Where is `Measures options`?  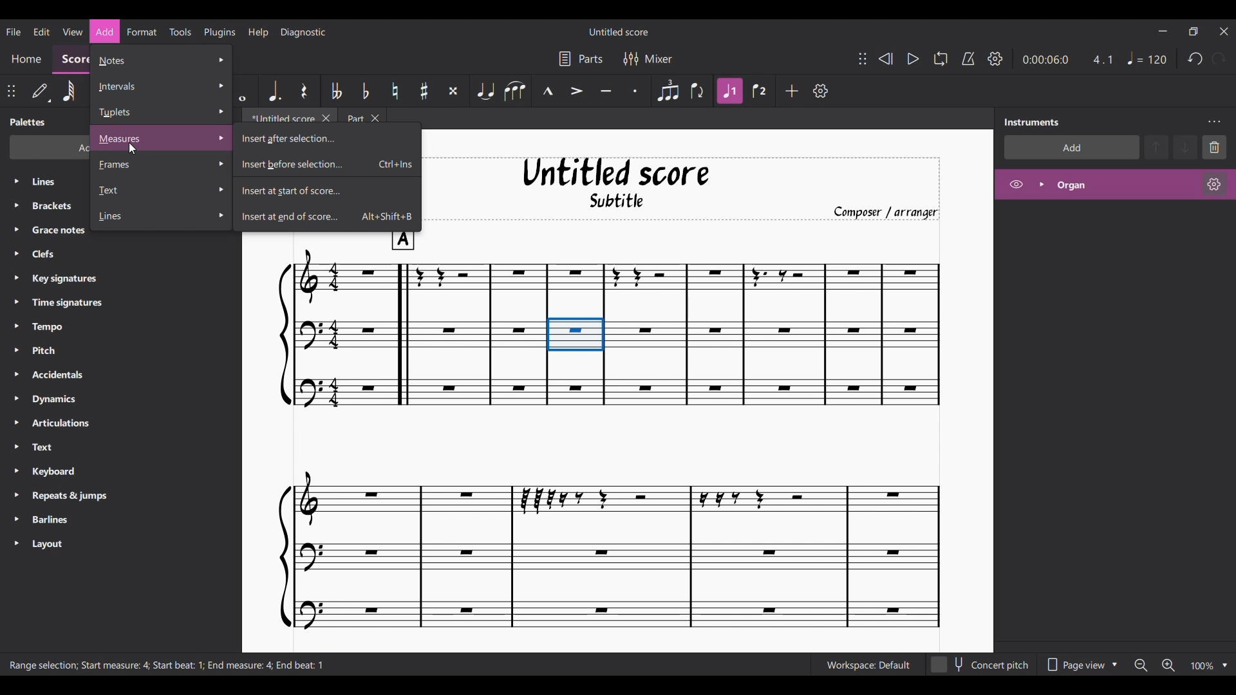 Measures options is located at coordinates (162, 138).